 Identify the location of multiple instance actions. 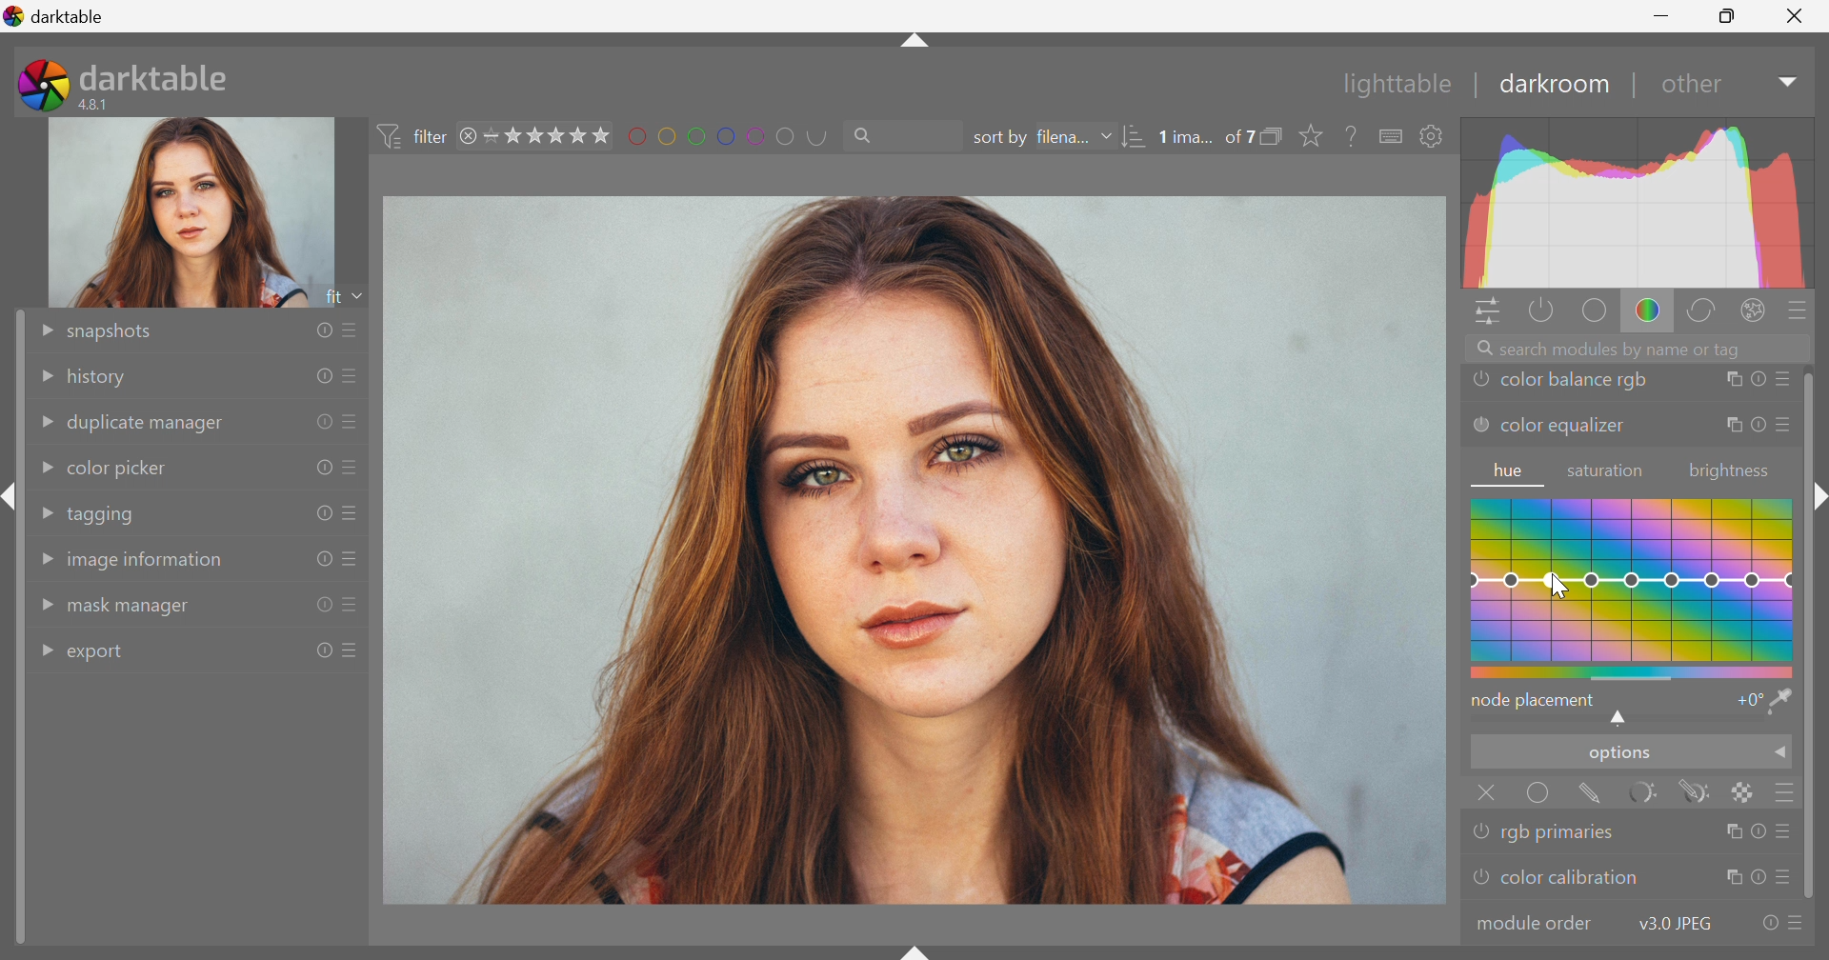
(1731, 381).